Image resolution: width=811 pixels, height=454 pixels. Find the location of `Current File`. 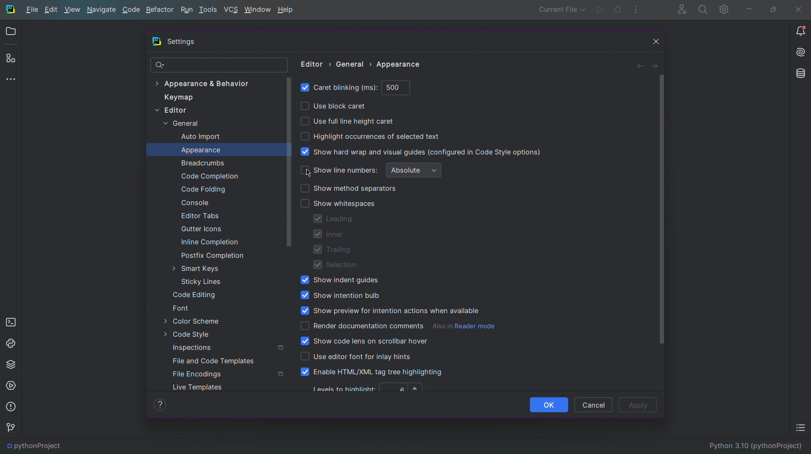

Current File is located at coordinates (561, 9).